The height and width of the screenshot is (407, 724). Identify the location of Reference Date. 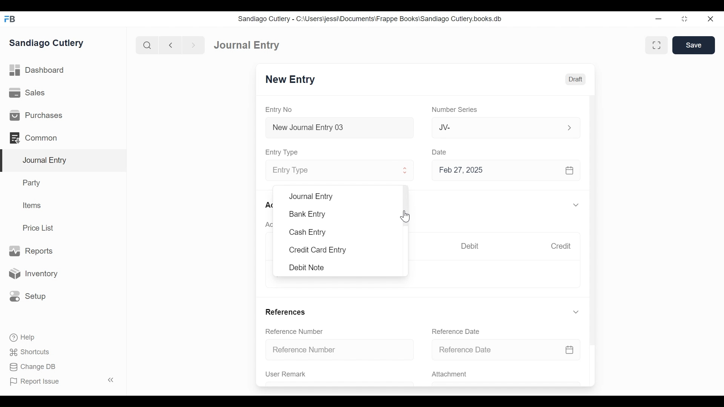
(457, 332).